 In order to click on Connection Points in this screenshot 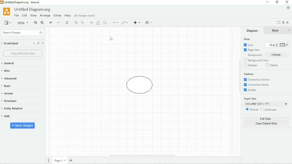, I will do `click(258, 85)`.